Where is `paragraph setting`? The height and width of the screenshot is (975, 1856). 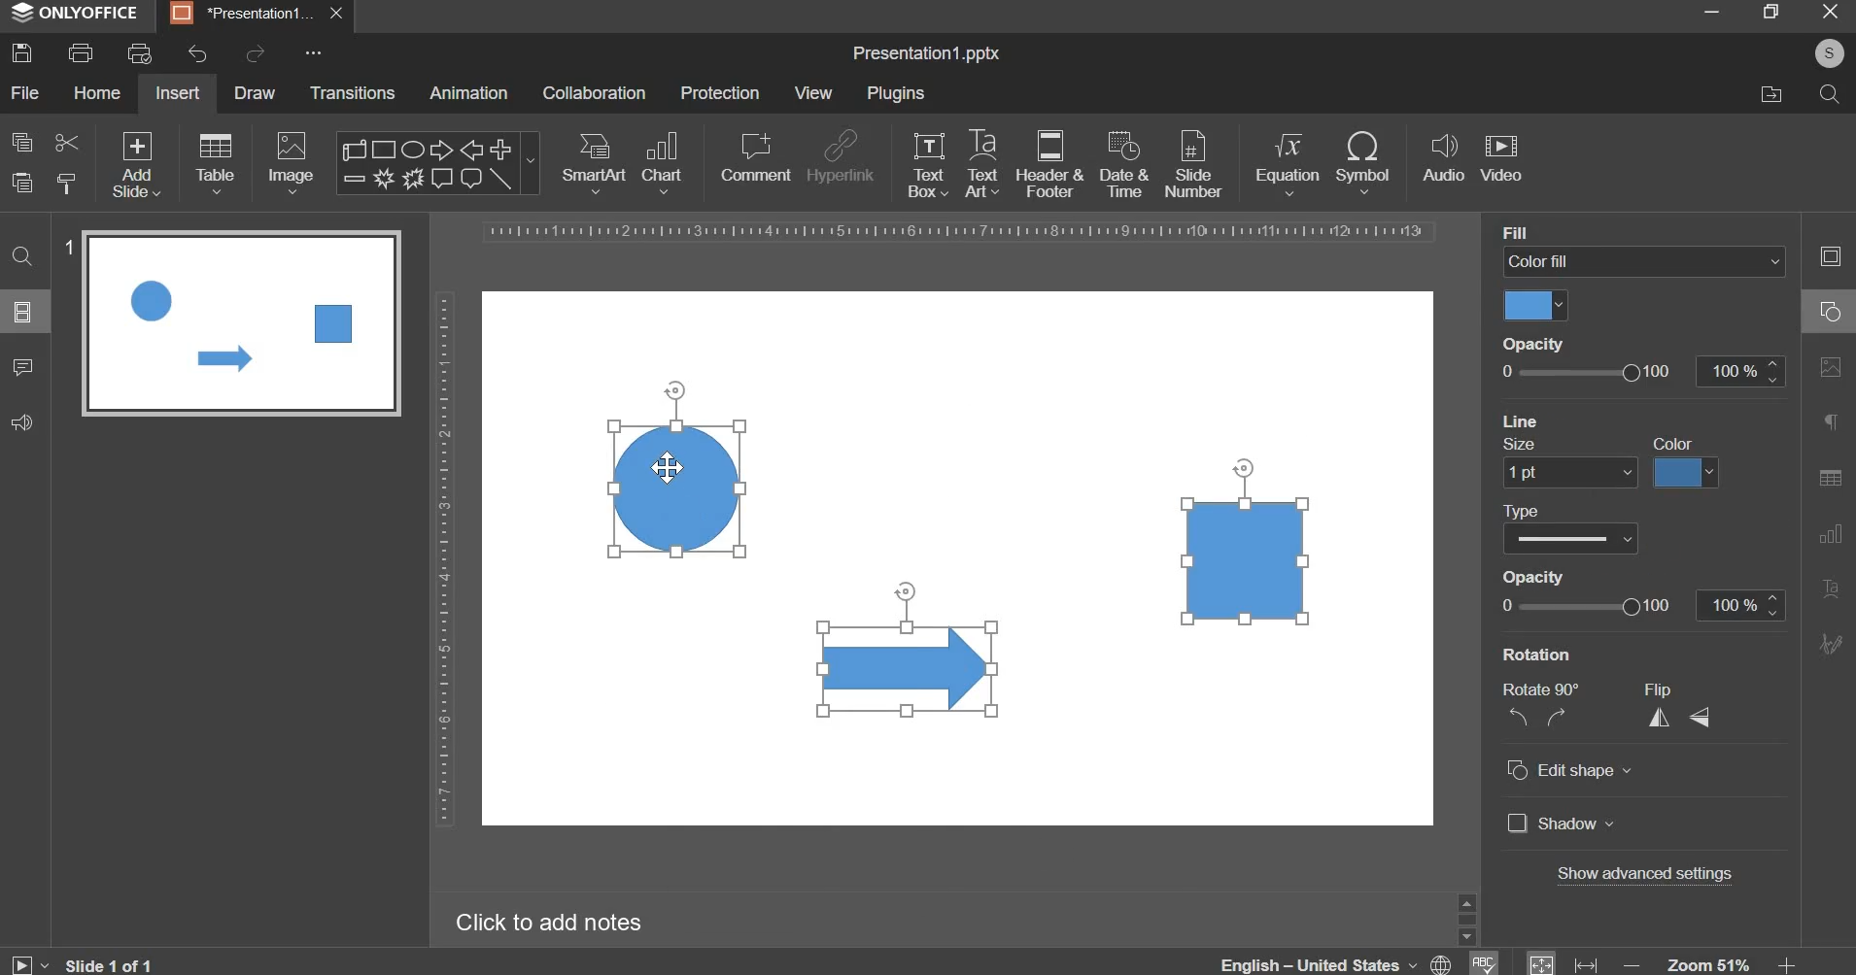
paragraph setting is located at coordinates (1832, 424).